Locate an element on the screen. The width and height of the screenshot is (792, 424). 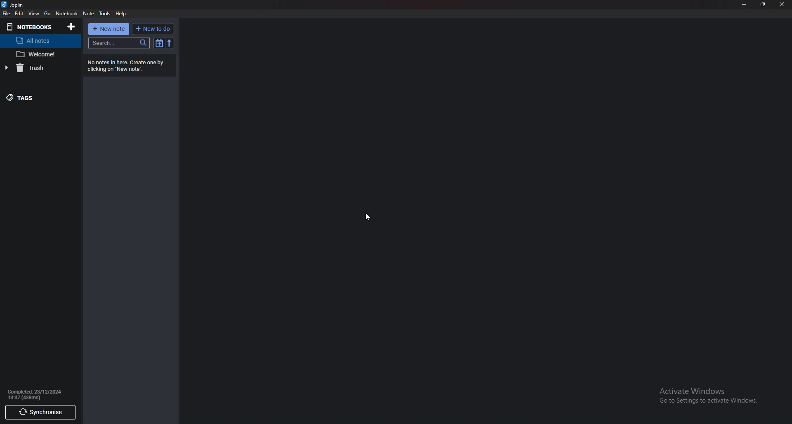
notebook is located at coordinates (67, 14).